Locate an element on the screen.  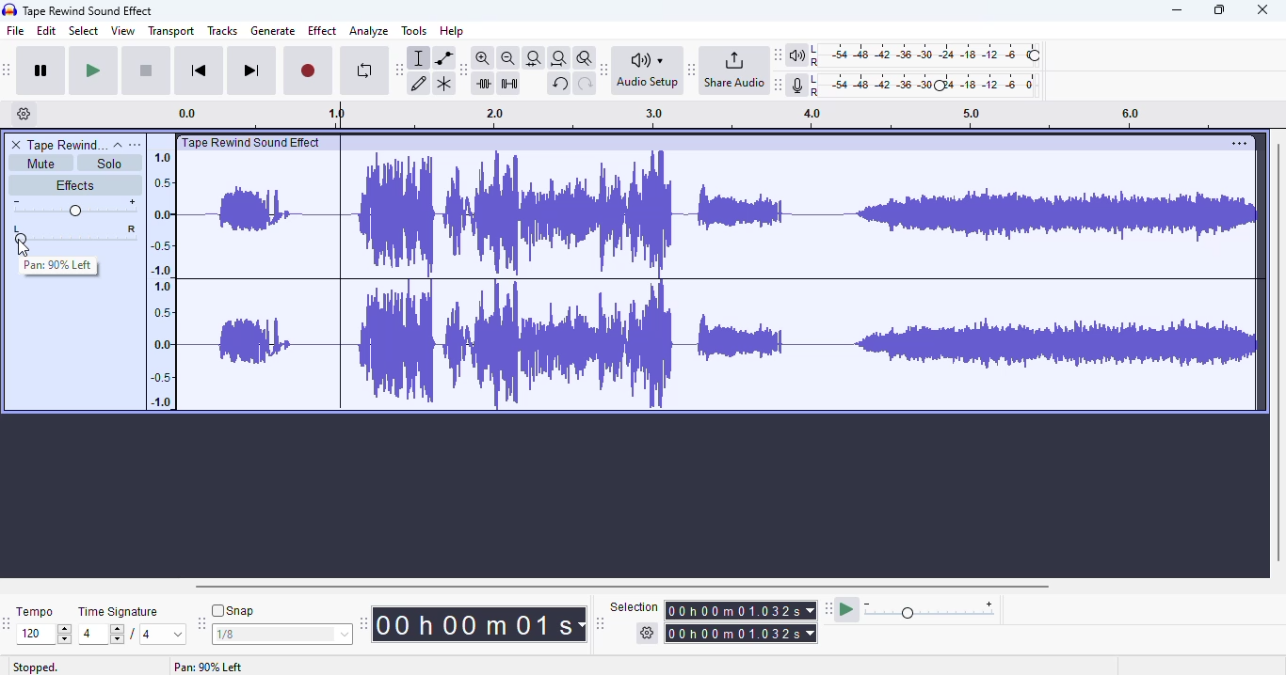
timeline is located at coordinates (705, 117).